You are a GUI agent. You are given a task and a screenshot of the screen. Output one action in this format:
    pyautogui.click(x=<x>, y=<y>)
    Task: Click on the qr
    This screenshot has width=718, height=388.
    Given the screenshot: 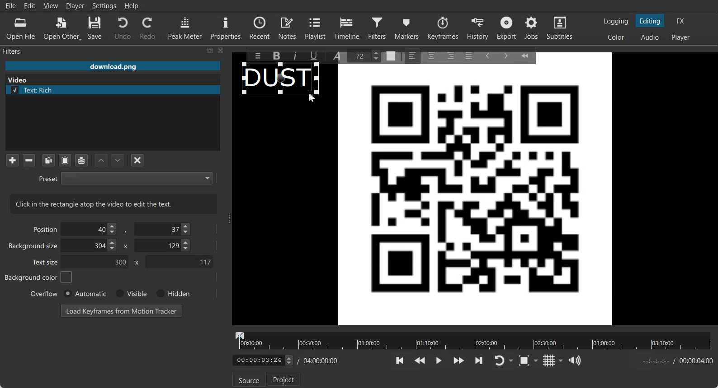 What is the action you would take?
    pyautogui.click(x=475, y=196)
    